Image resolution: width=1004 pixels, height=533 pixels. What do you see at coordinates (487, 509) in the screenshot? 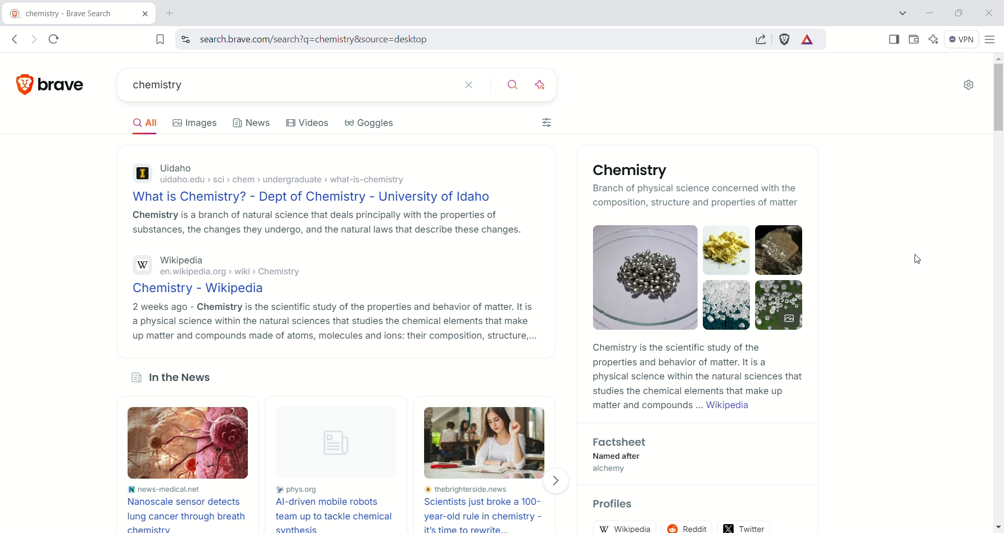
I see `thebrighterside.news scientists just broke a 100-year-old rule in chemistry - it's time to rewrite` at bounding box center [487, 509].